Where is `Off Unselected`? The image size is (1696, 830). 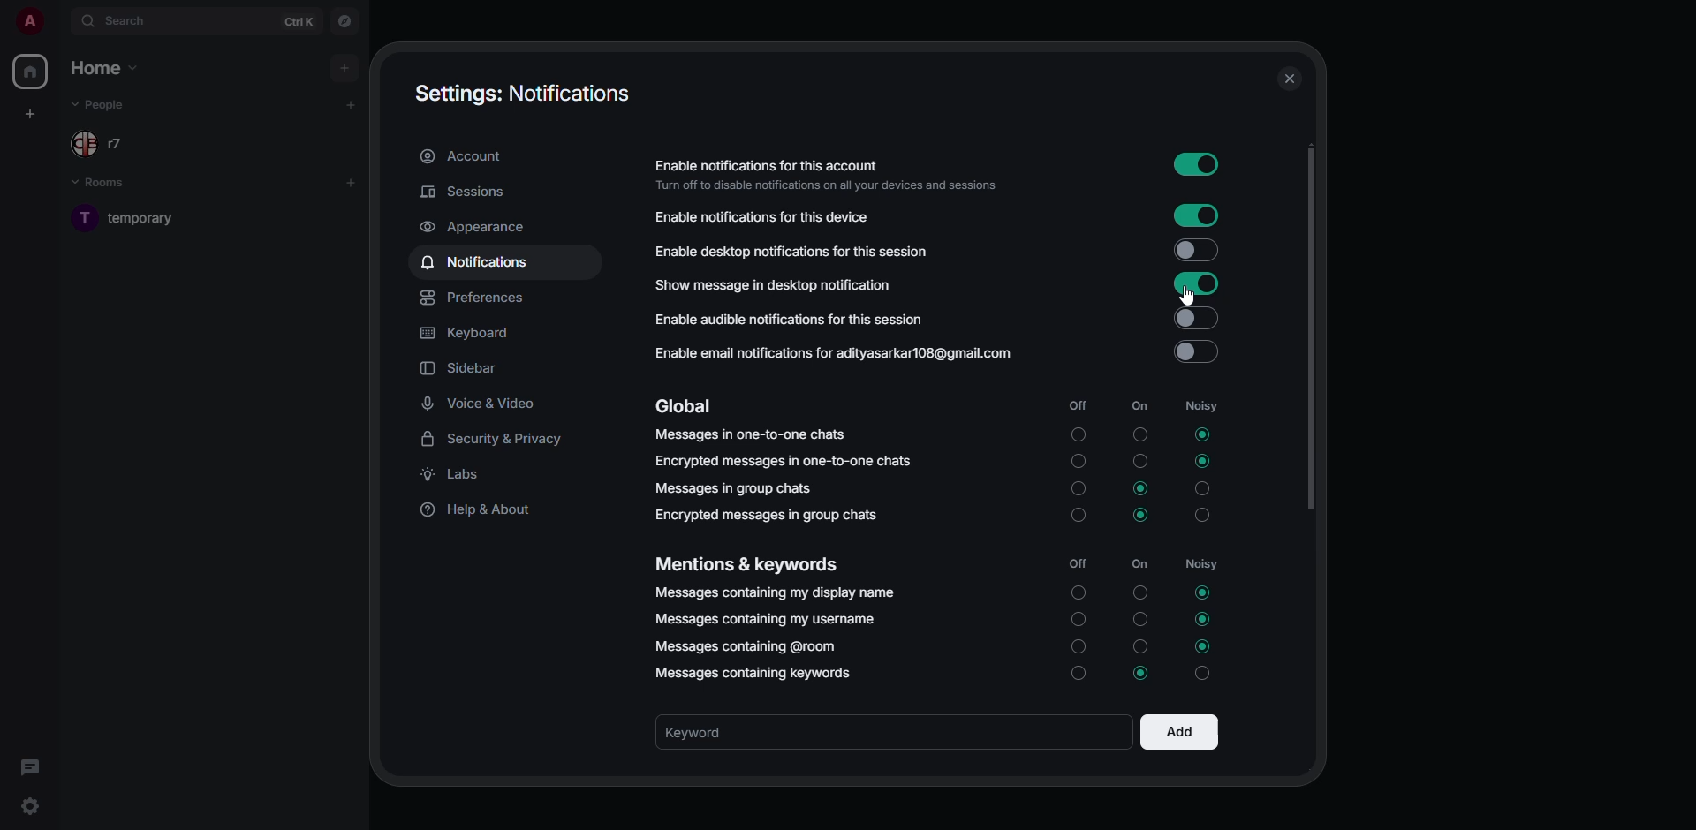
Off Unselected is located at coordinates (1077, 618).